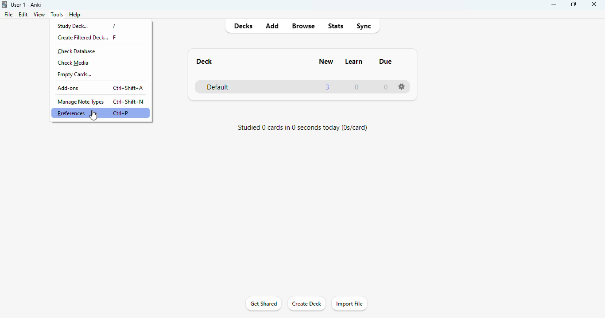 The height and width of the screenshot is (318, 605). Describe the element at coordinates (4, 4) in the screenshot. I see `logo` at that location.